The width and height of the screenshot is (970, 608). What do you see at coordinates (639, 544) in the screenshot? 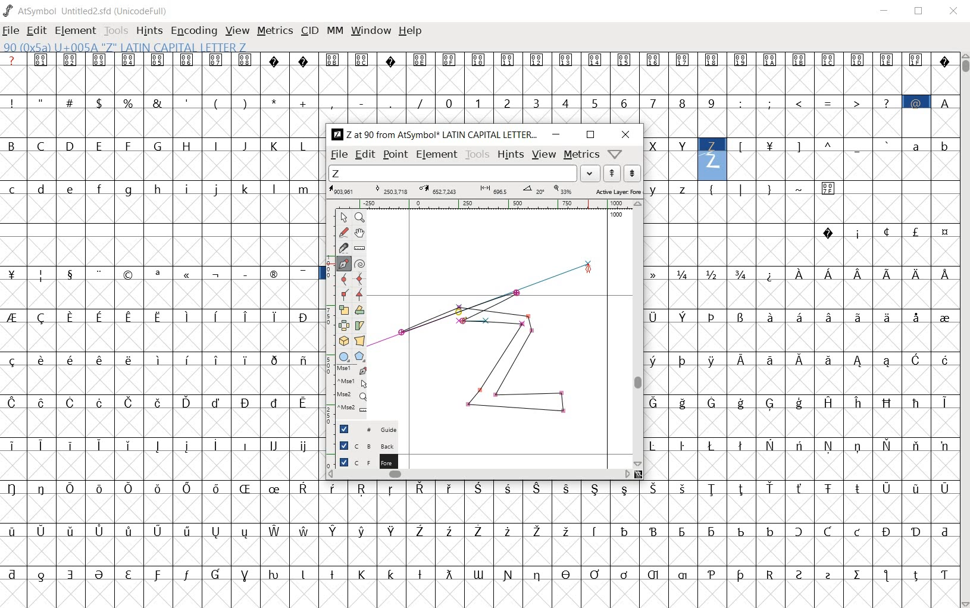
I see `glyph characters` at bounding box center [639, 544].